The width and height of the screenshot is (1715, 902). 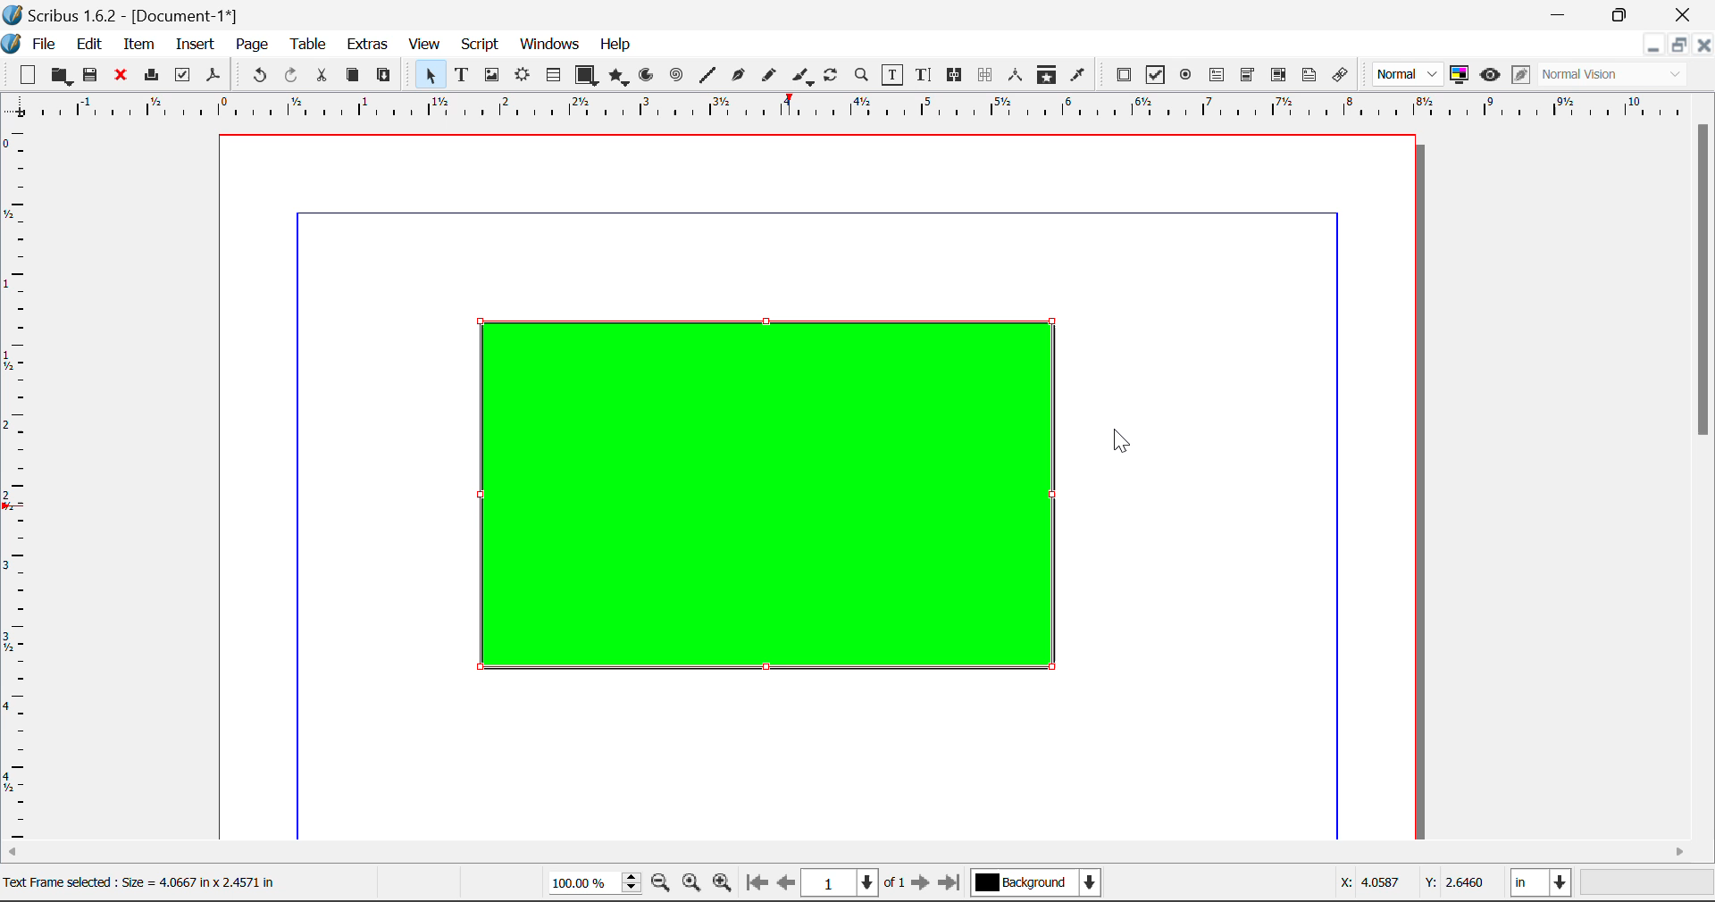 What do you see at coordinates (723, 885) in the screenshot?
I see `Zoom In` at bounding box center [723, 885].